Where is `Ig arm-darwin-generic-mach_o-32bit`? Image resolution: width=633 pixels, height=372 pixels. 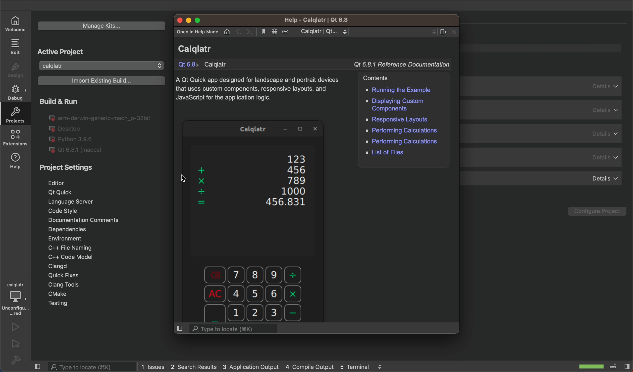
Ig arm-darwin-generic-mach_o-32bit is located at coordinates (101, 117).